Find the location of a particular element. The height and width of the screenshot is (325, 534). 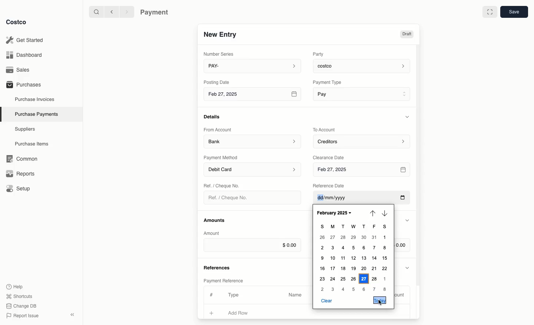

Back is located at coordinates (112, 12).